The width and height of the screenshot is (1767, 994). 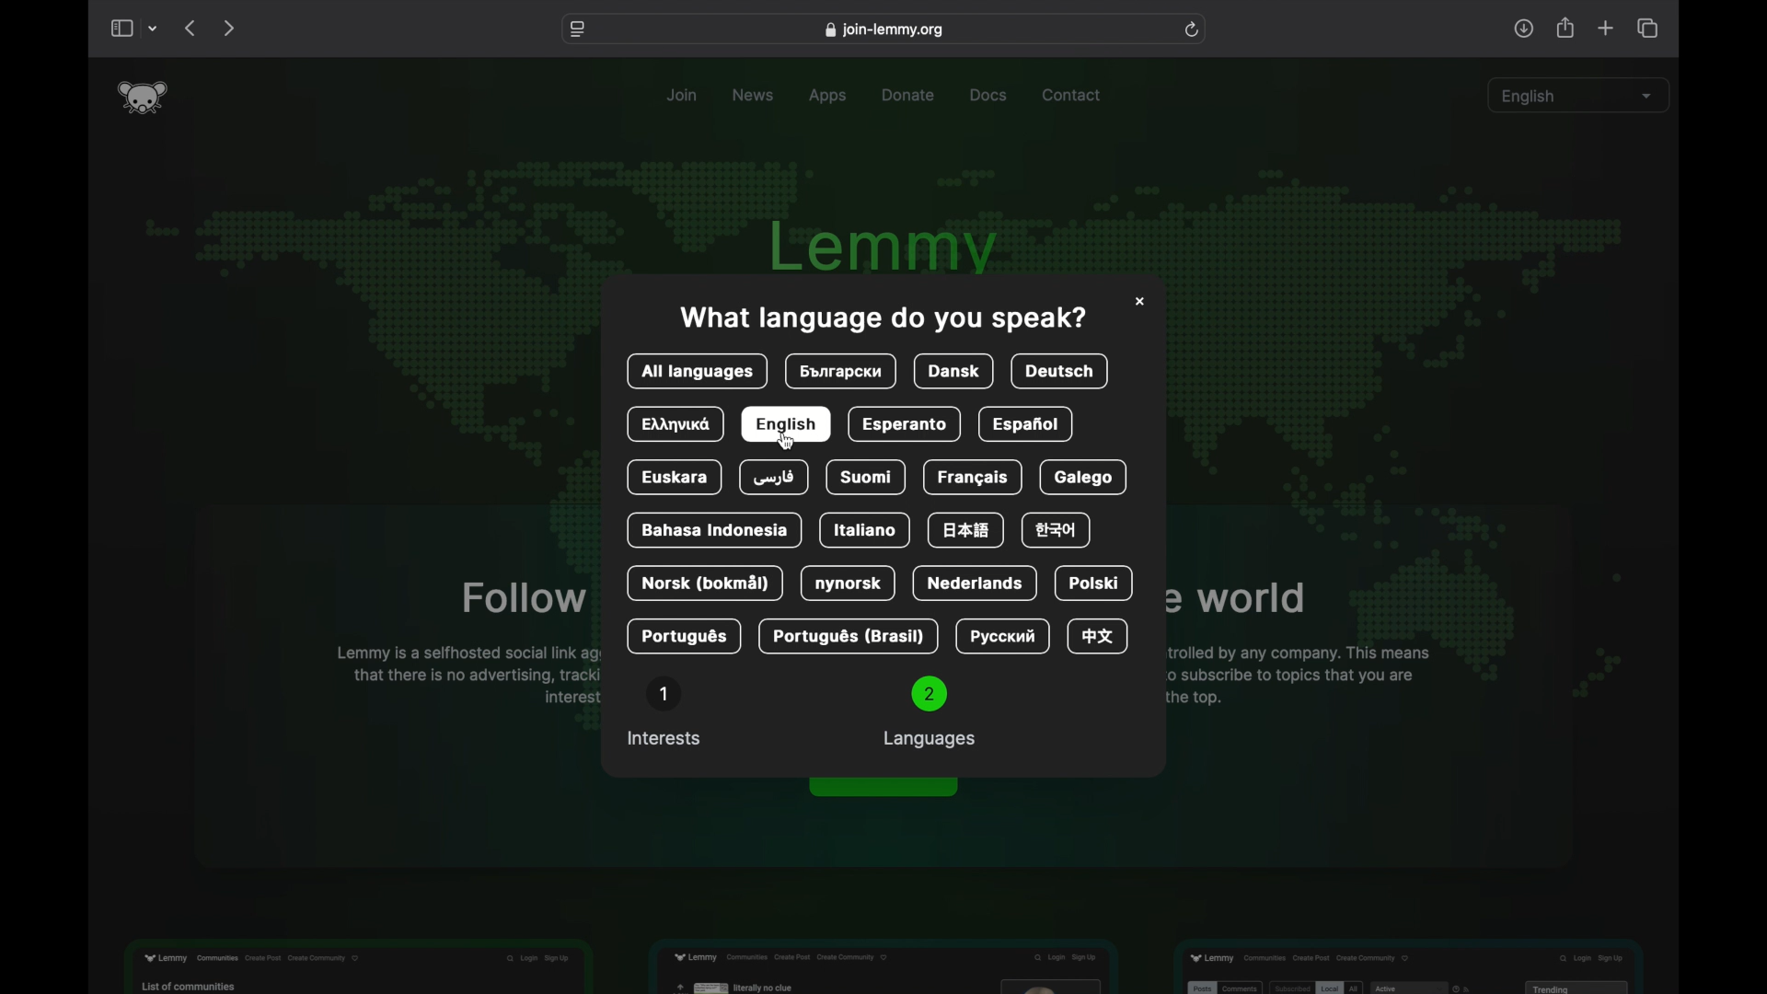 I want to click on galego, so click(x=1084, y=479).